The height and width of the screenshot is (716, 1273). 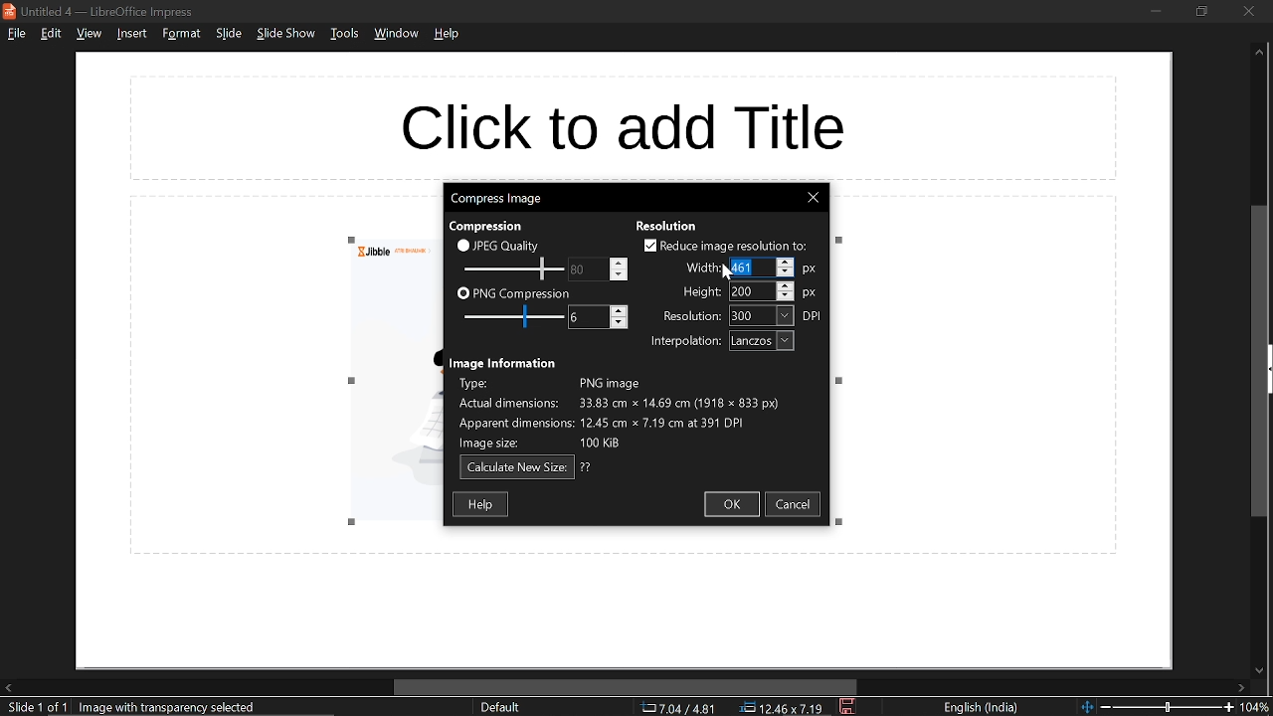 I want to click on selected image, so click(x=172, y=707).